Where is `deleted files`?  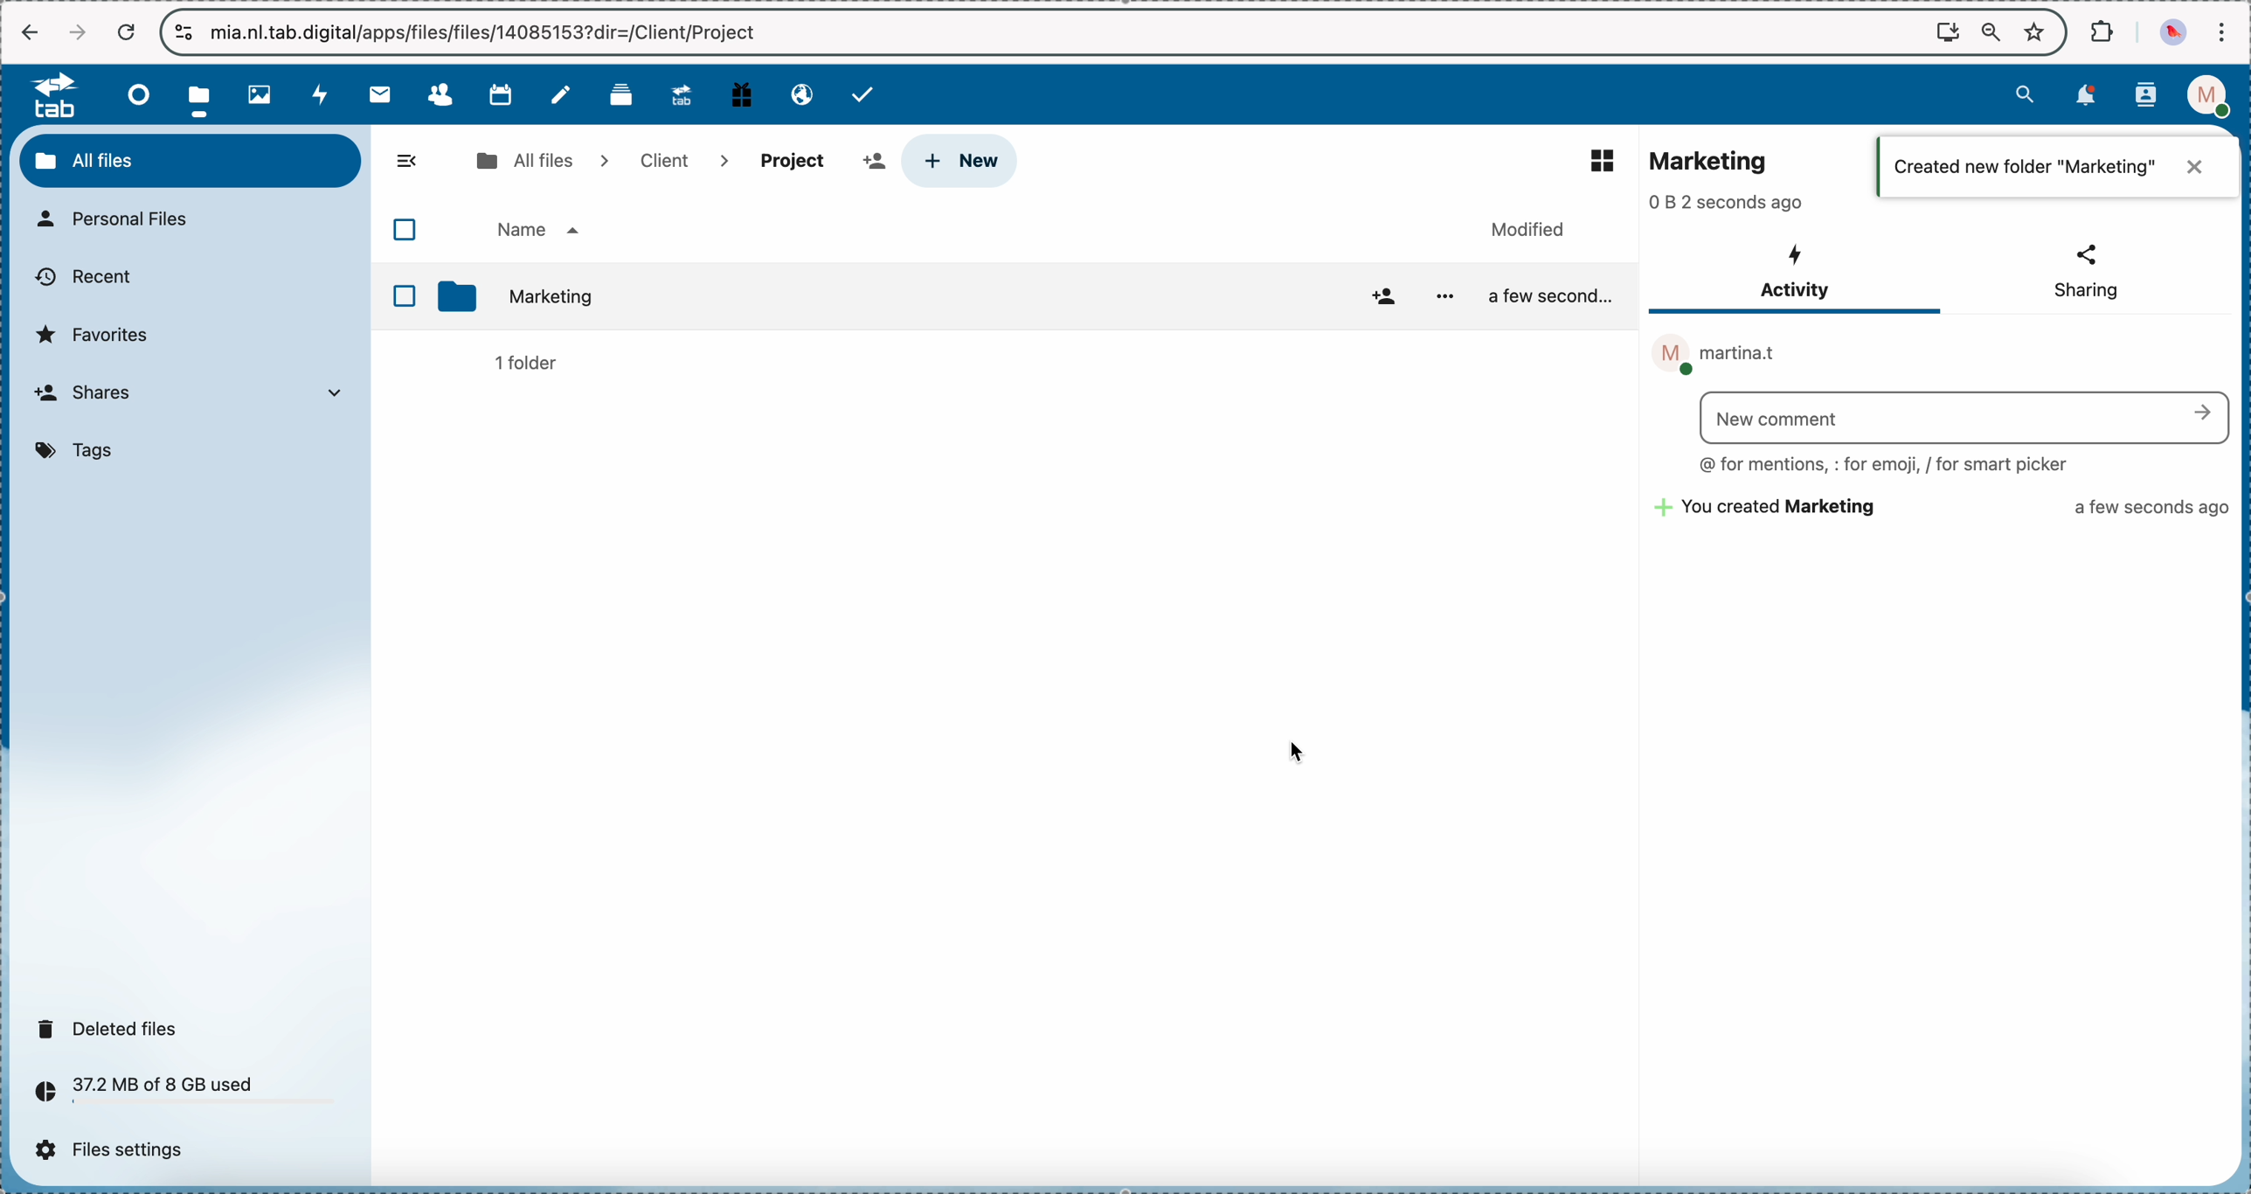 deleted files is located at coordinates (113, 1028).